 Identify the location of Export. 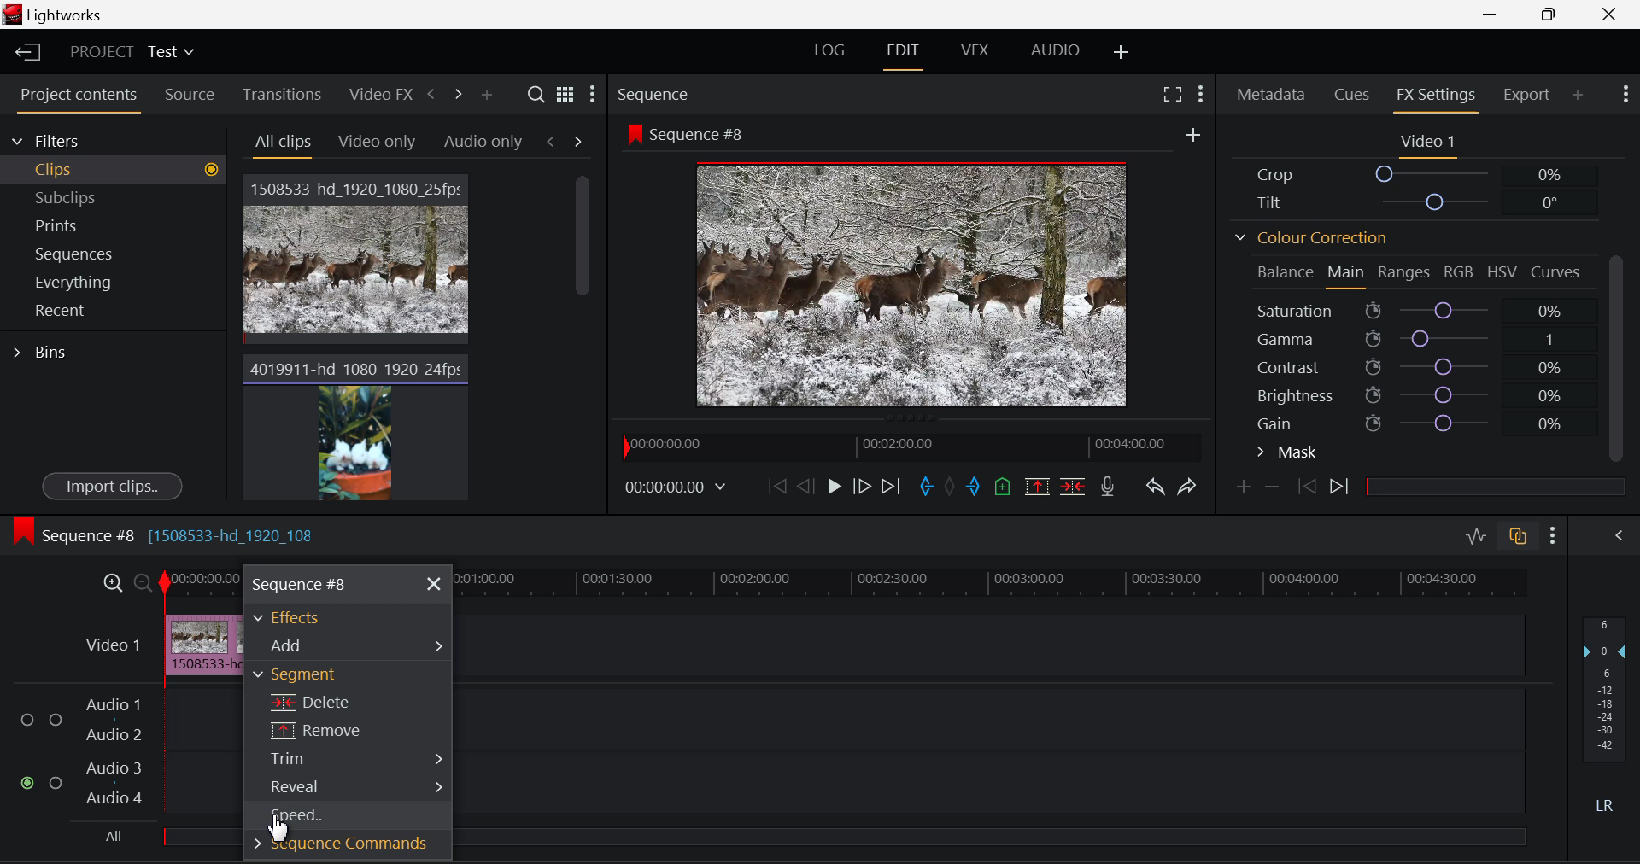
(1527, 96).